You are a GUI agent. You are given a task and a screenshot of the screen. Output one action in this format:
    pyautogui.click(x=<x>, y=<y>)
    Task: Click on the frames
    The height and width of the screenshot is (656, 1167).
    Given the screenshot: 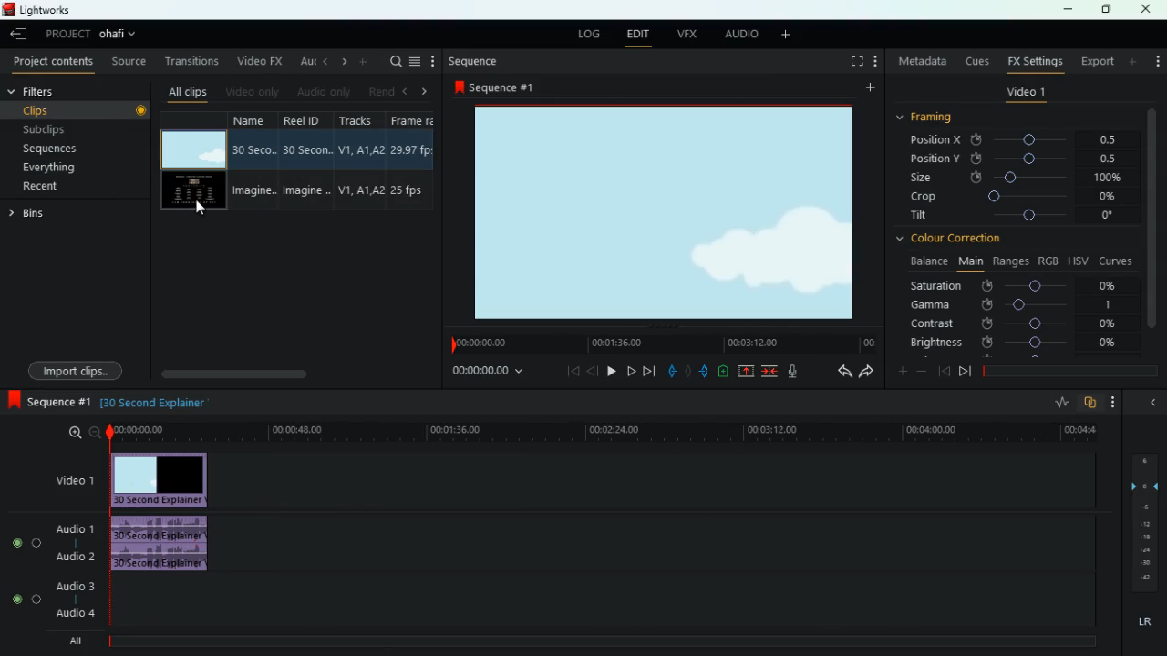 What is the action you would take?
    pyautogui.click(x=1142, y=523)
    